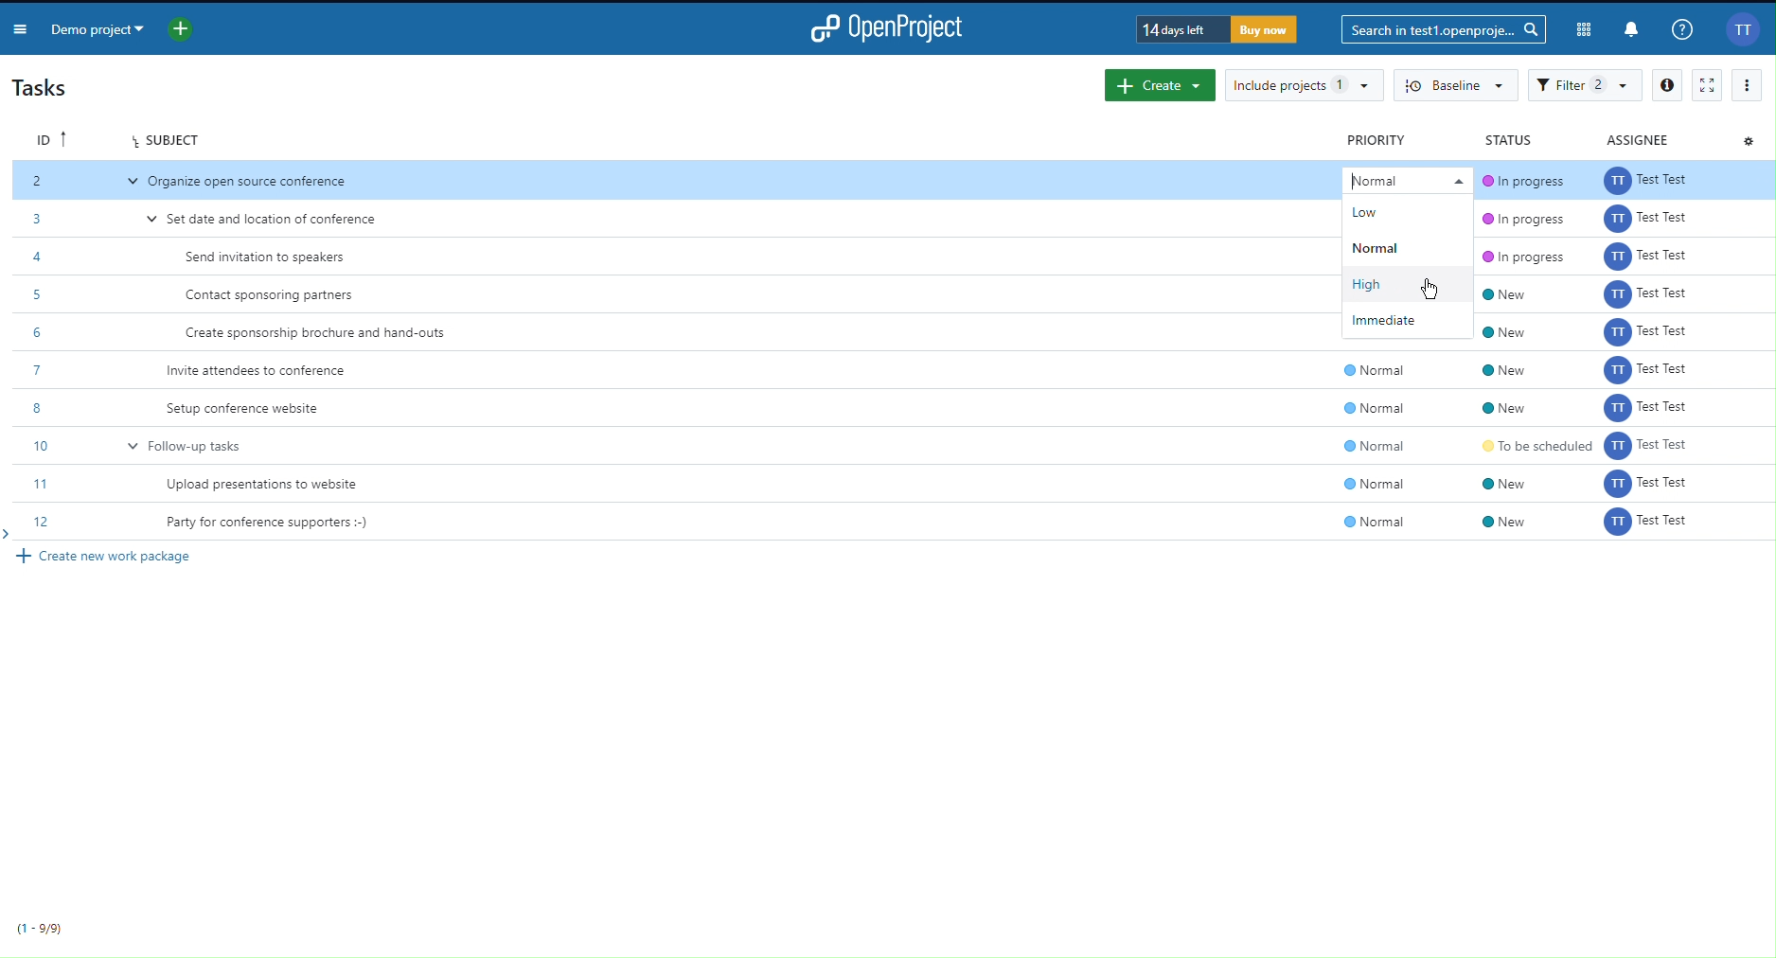 This screenshot has height=958, width=1776. Describe the element at coordinates (47, 88) in the screenshot. I see `Tasks` at that location.